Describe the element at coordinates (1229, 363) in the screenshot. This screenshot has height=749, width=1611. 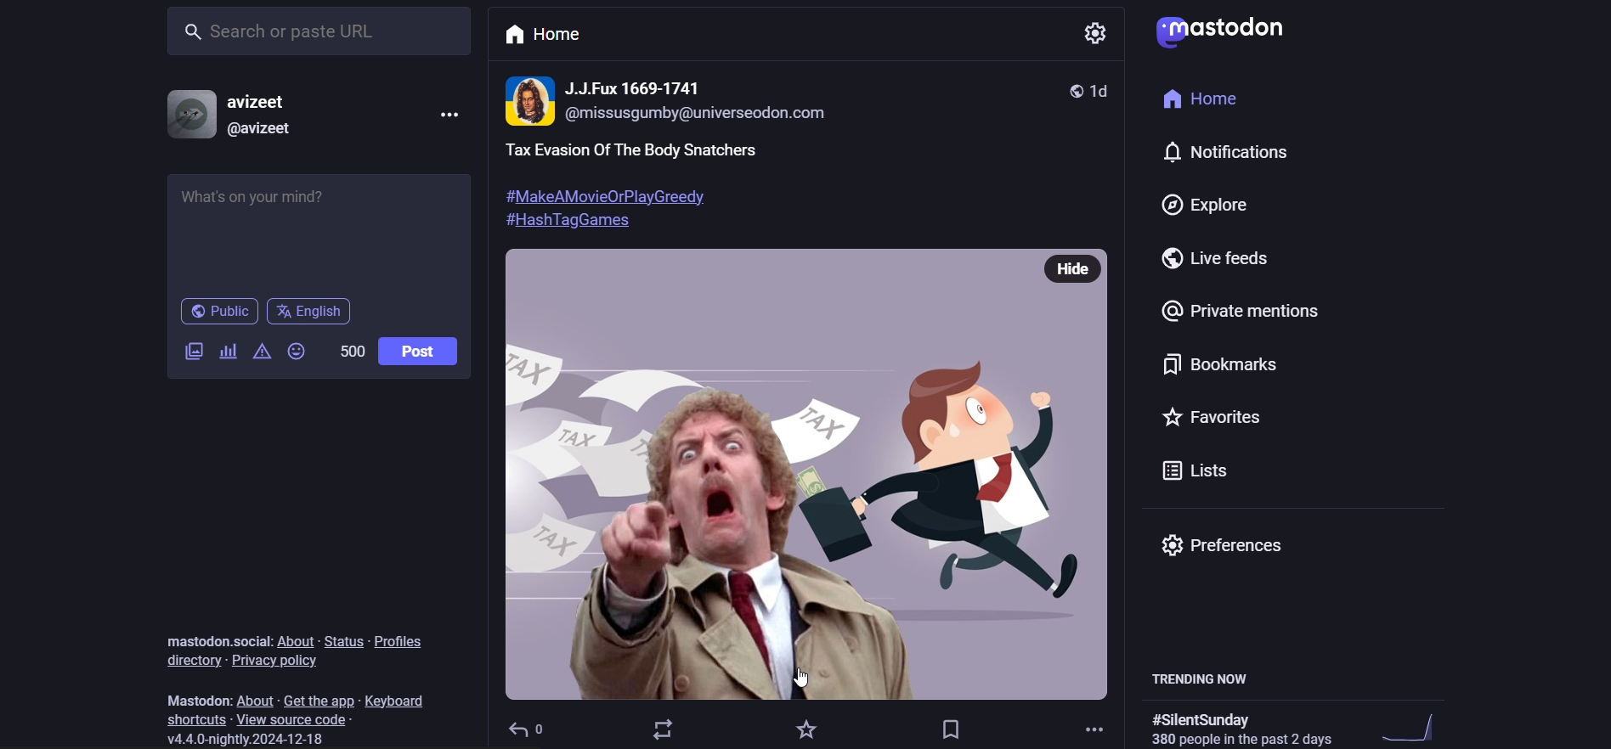
I see `bookmark` at that location.